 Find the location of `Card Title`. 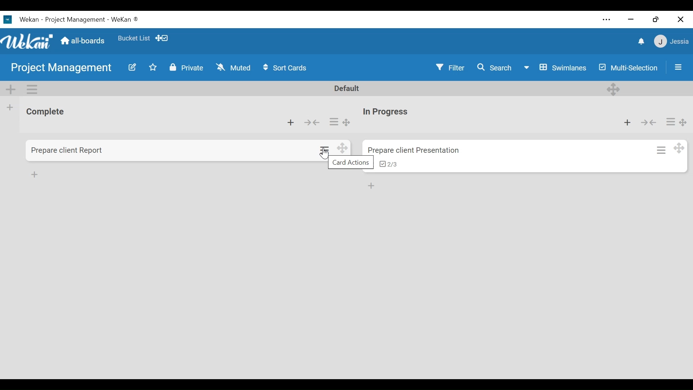

Card Title is located at coordinates (388, 112).